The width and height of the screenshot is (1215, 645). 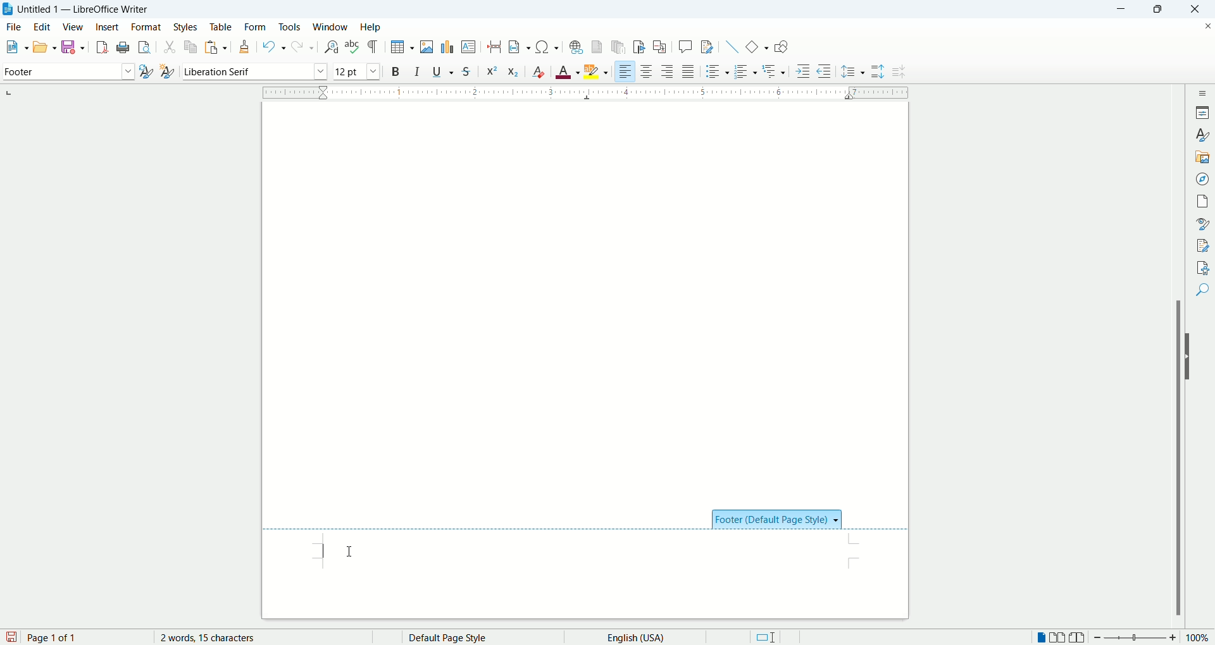 What do you see at coordinates (1205, 25) in the screenshot?
I see `close document` at bounding box center [1205, 25].